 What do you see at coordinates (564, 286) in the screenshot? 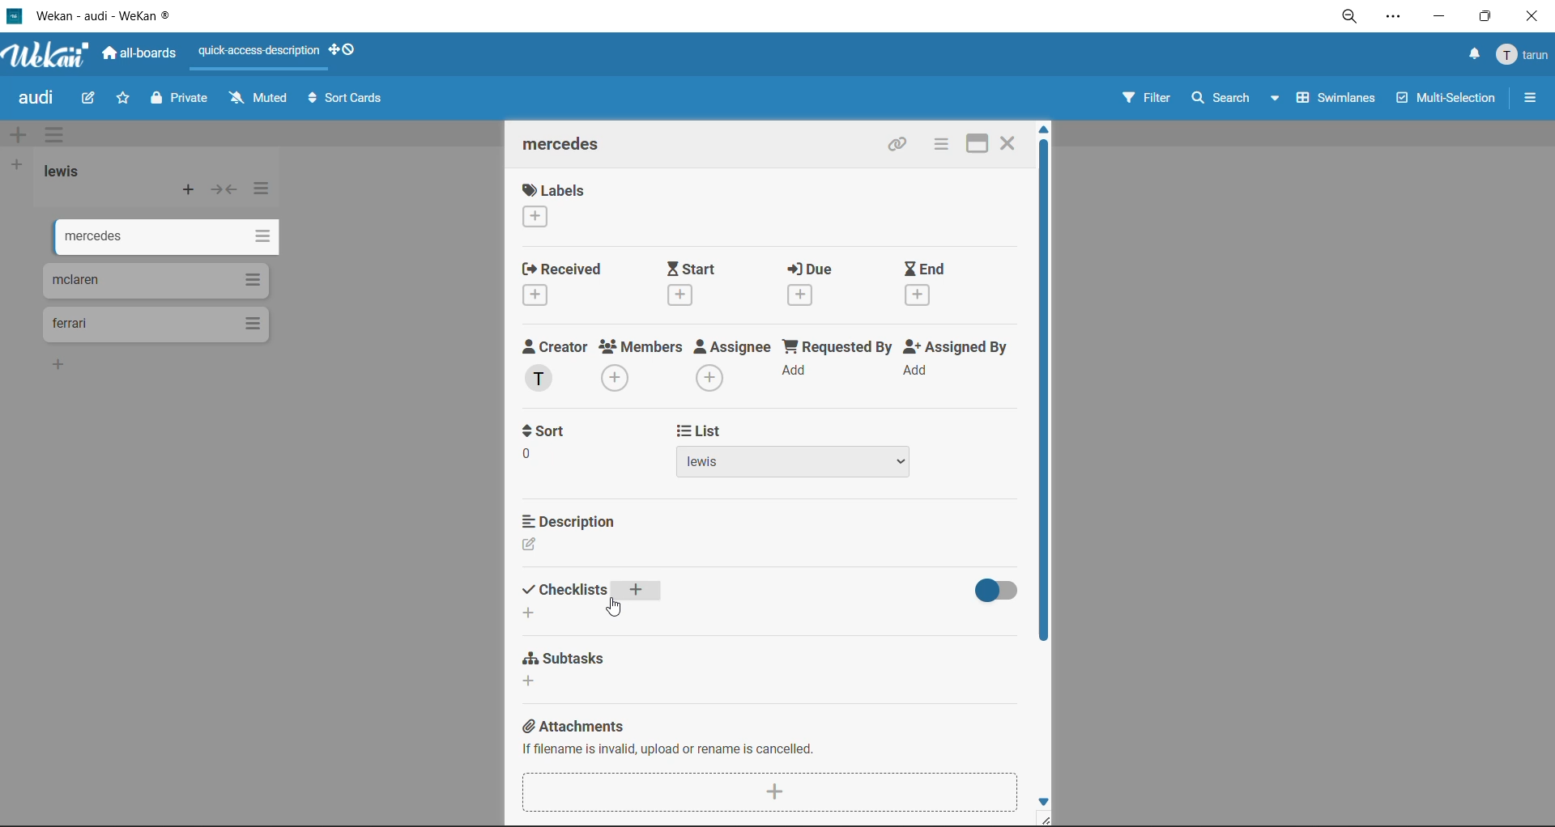
I see `recieved` at bounding box center [564, 286].